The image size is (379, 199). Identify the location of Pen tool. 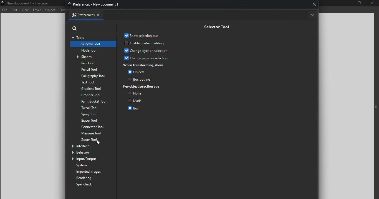
(85, 63).